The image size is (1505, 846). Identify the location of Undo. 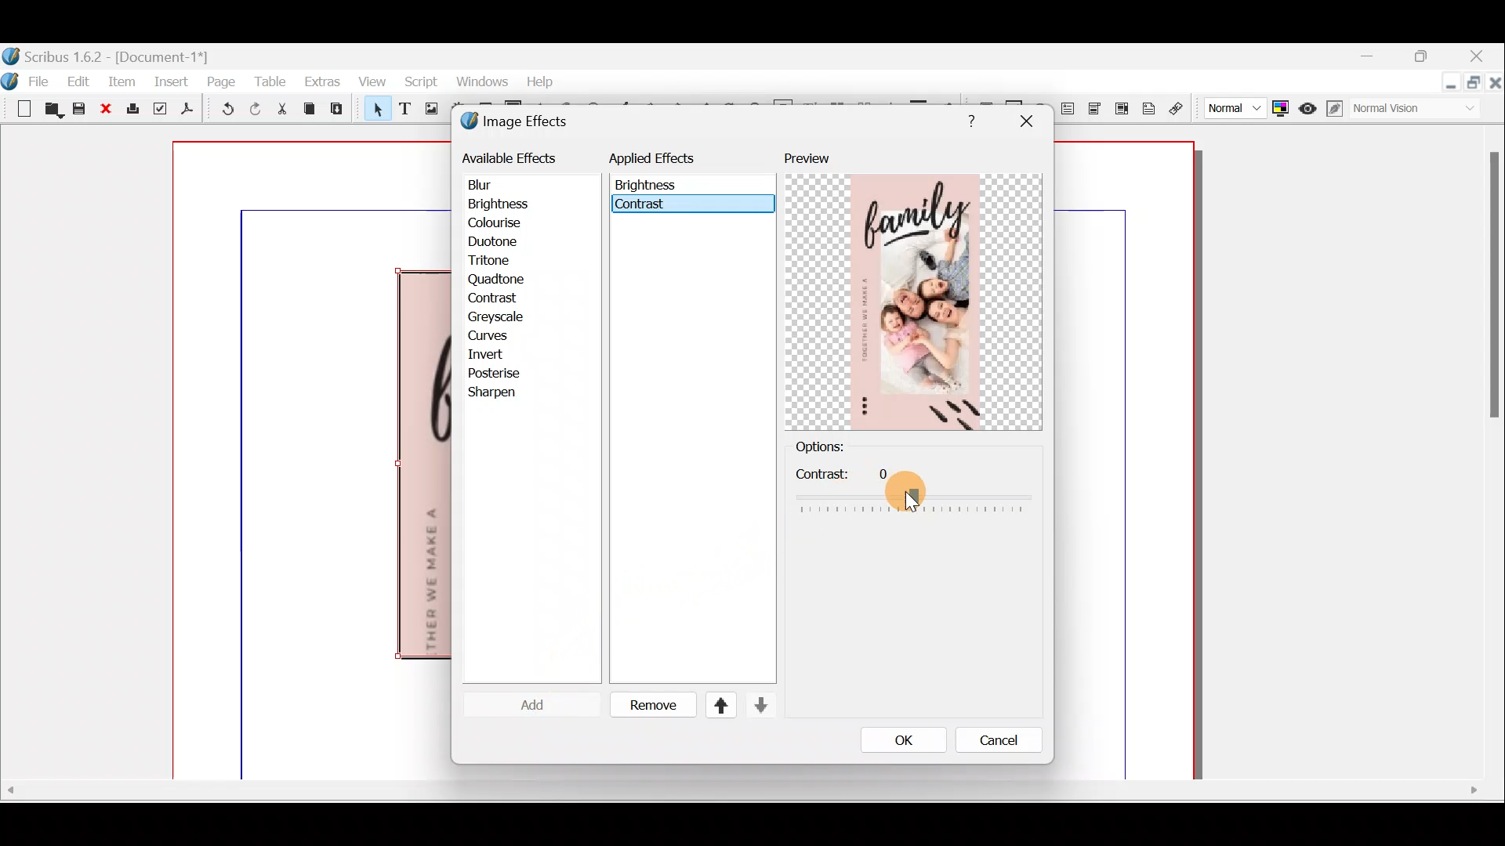
(223, 111).